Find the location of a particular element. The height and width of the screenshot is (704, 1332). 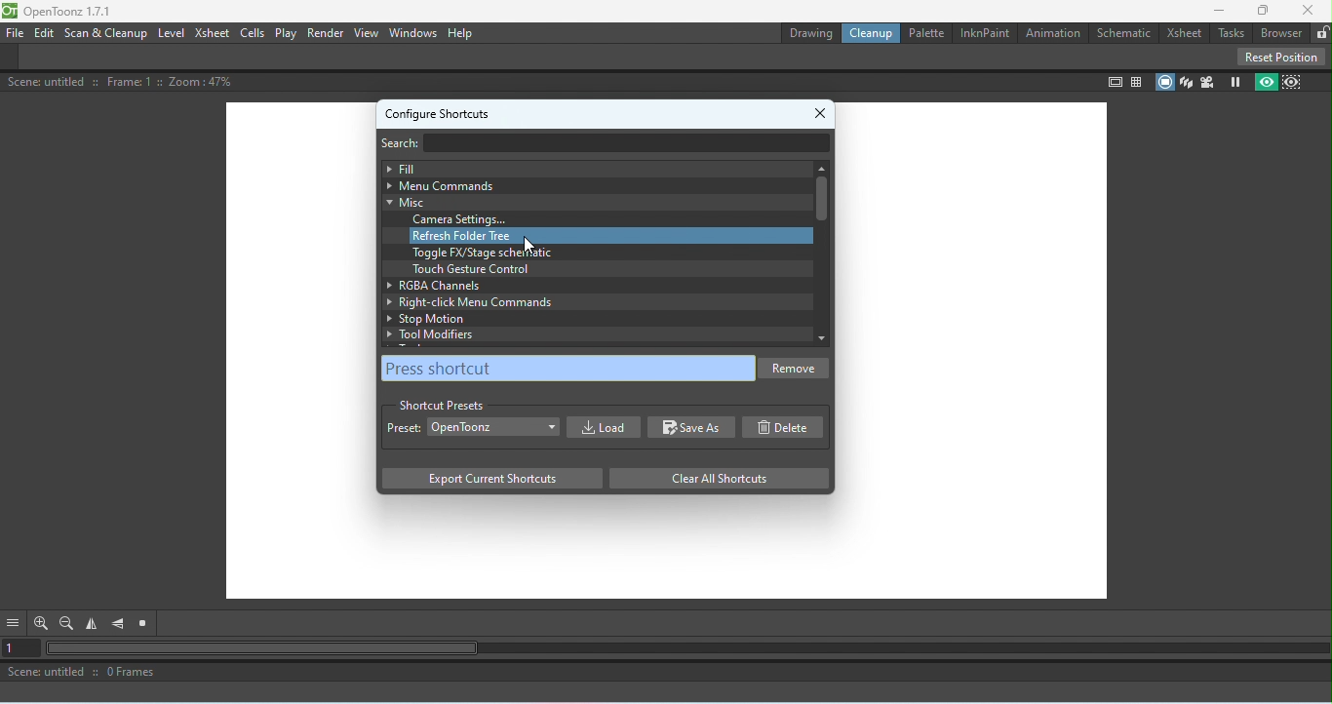

Close is located at coordinates (823, 109).